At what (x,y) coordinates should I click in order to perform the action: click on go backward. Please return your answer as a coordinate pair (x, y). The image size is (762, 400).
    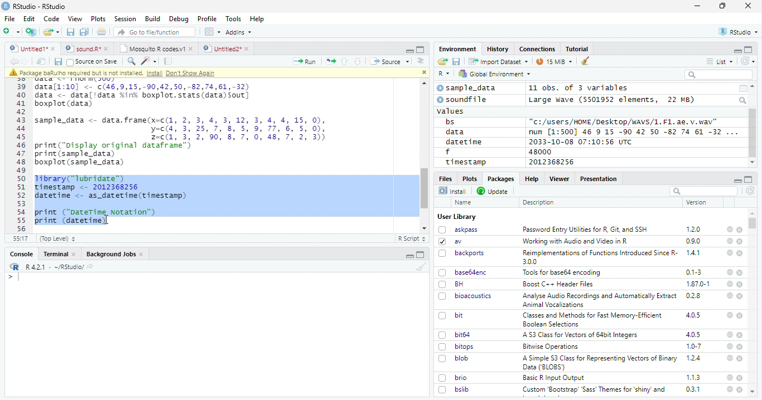
    Looking at the image, I should click on (14, 61).